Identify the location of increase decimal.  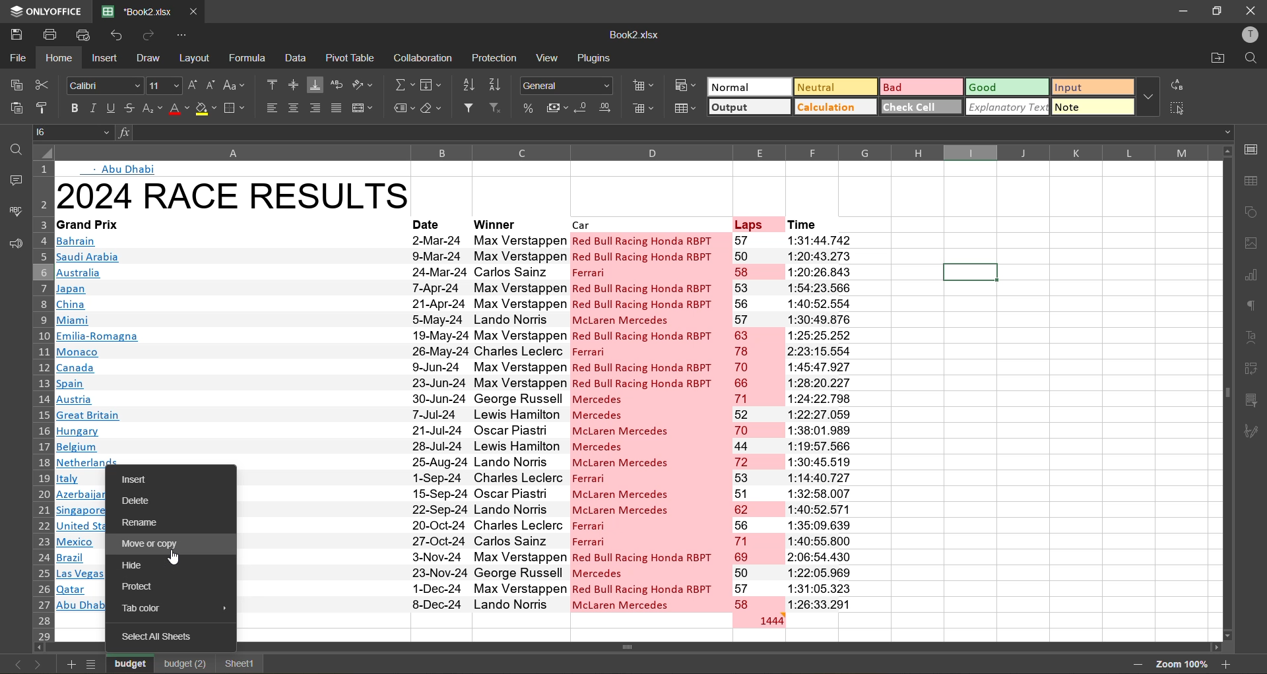
(609, 108).